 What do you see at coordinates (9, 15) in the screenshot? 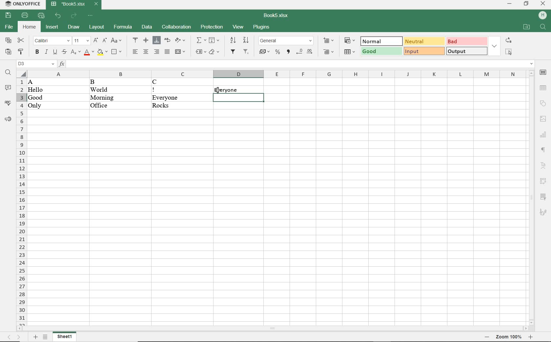
I see `save` at bounding box center [9, 15].